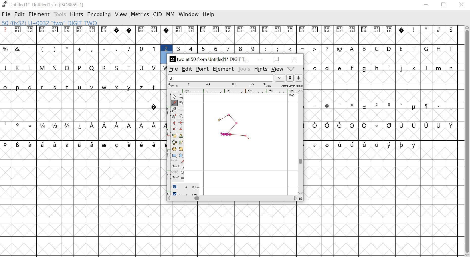 The width and height of the screenshot is (470, 257). Describe the element at coordinates (77, 15) in the screenshot. I see `hints` at that location.